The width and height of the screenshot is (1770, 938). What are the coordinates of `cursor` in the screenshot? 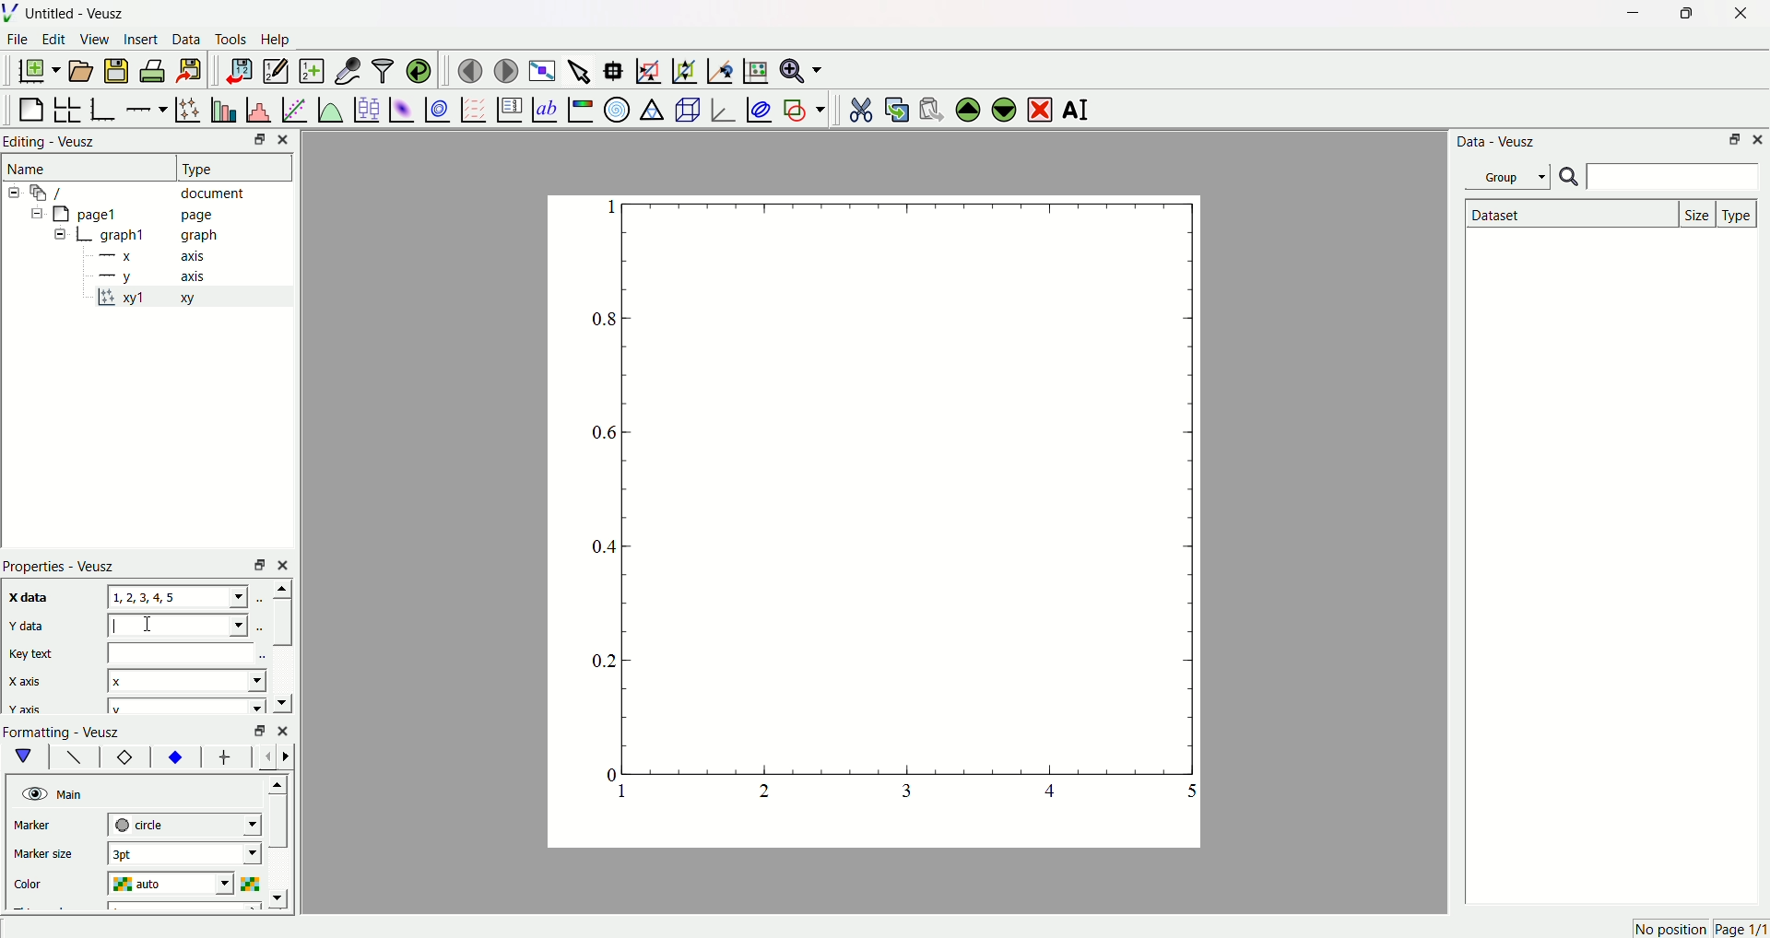 It's located at (152, 627).